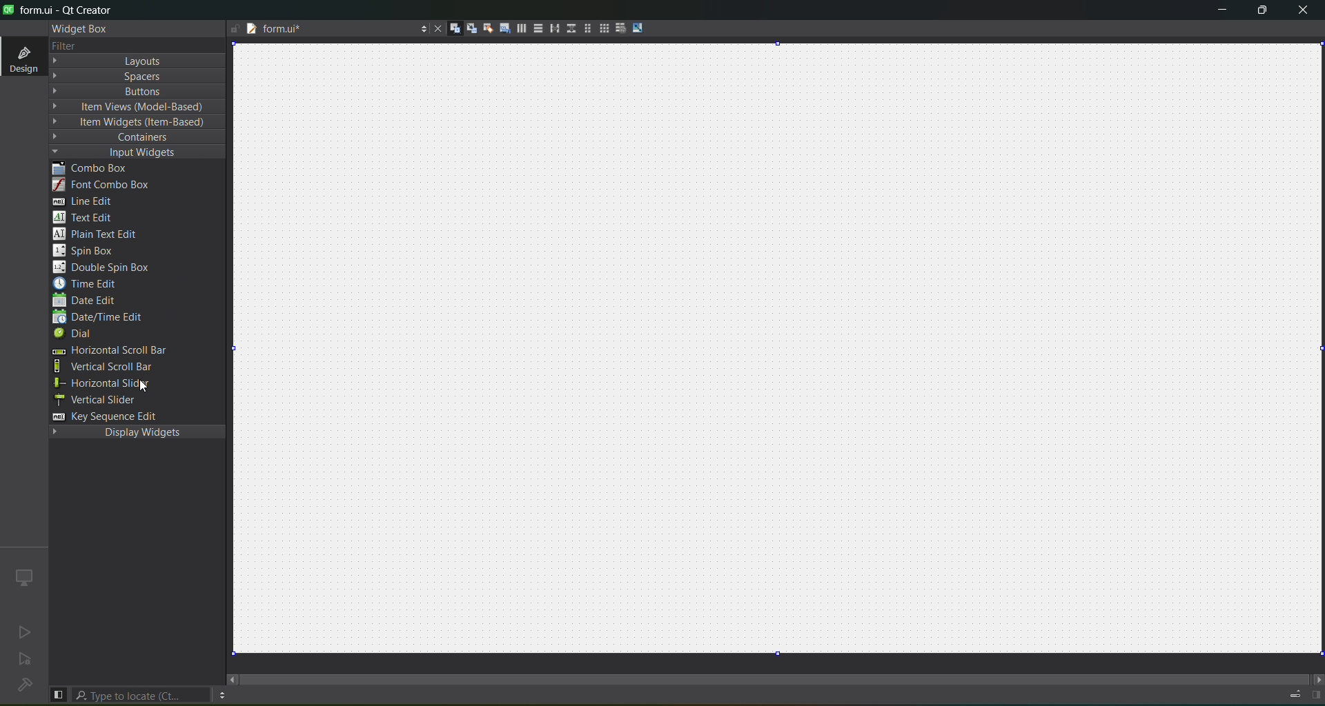 This screenshot has width=1325, height=706. I want to click on minimize, so click(1217, 12).